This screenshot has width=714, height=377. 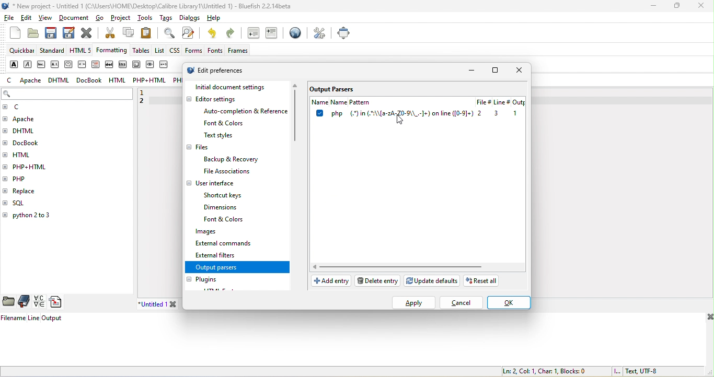 What do you see at coordinates (543, 371) in the screenshot?
I see `ln 2, col 1, char 1, blocks 0` at bounding box center [543, 371].